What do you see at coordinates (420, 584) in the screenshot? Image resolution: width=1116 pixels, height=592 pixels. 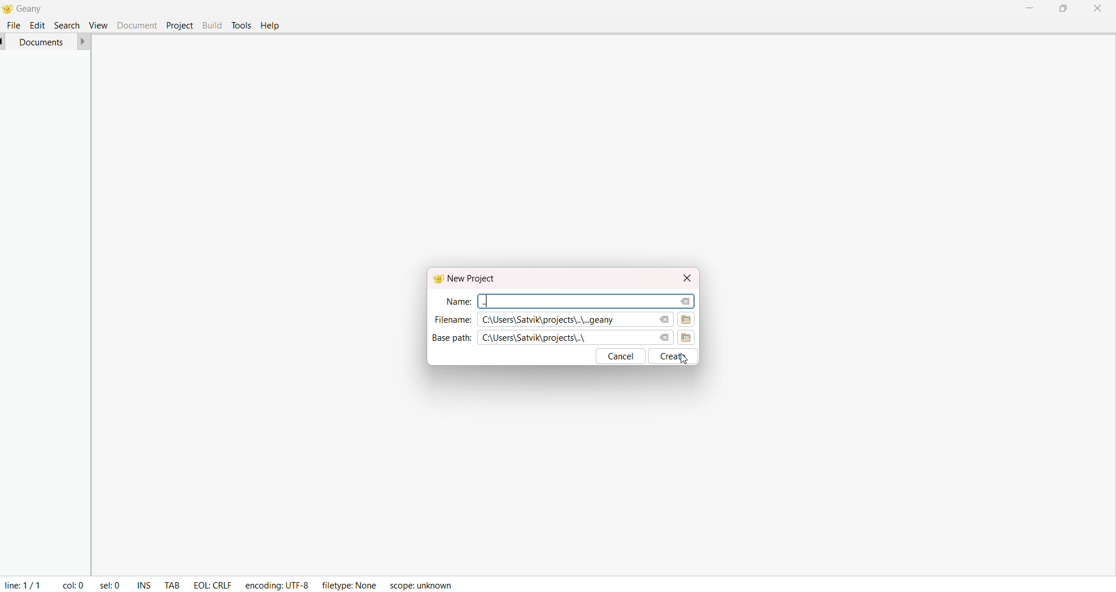 I see `scope: unknown` at bounding box center [420, 584].